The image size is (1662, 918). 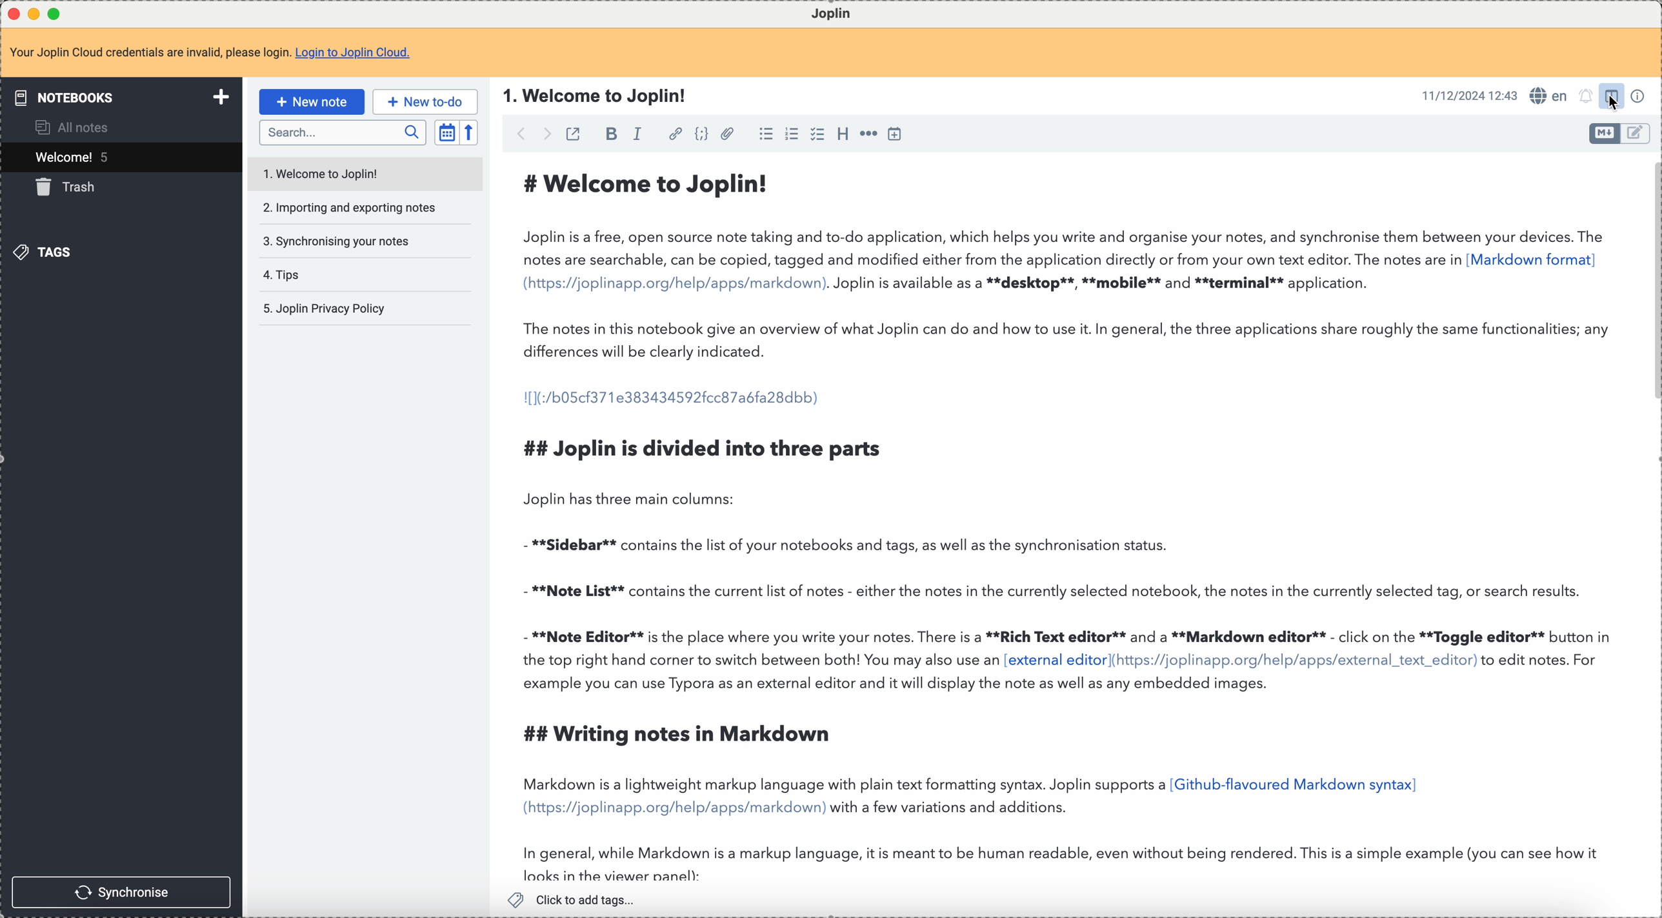 I want to click on numbered list, so click(x=794, y=134).